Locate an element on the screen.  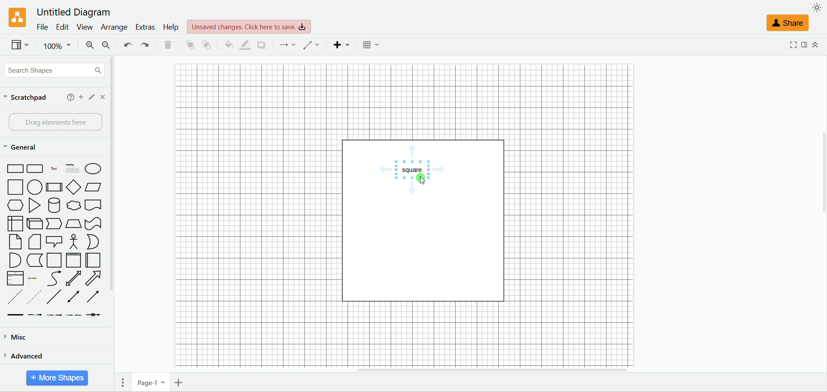
logo is located at coordinates (16, 18).